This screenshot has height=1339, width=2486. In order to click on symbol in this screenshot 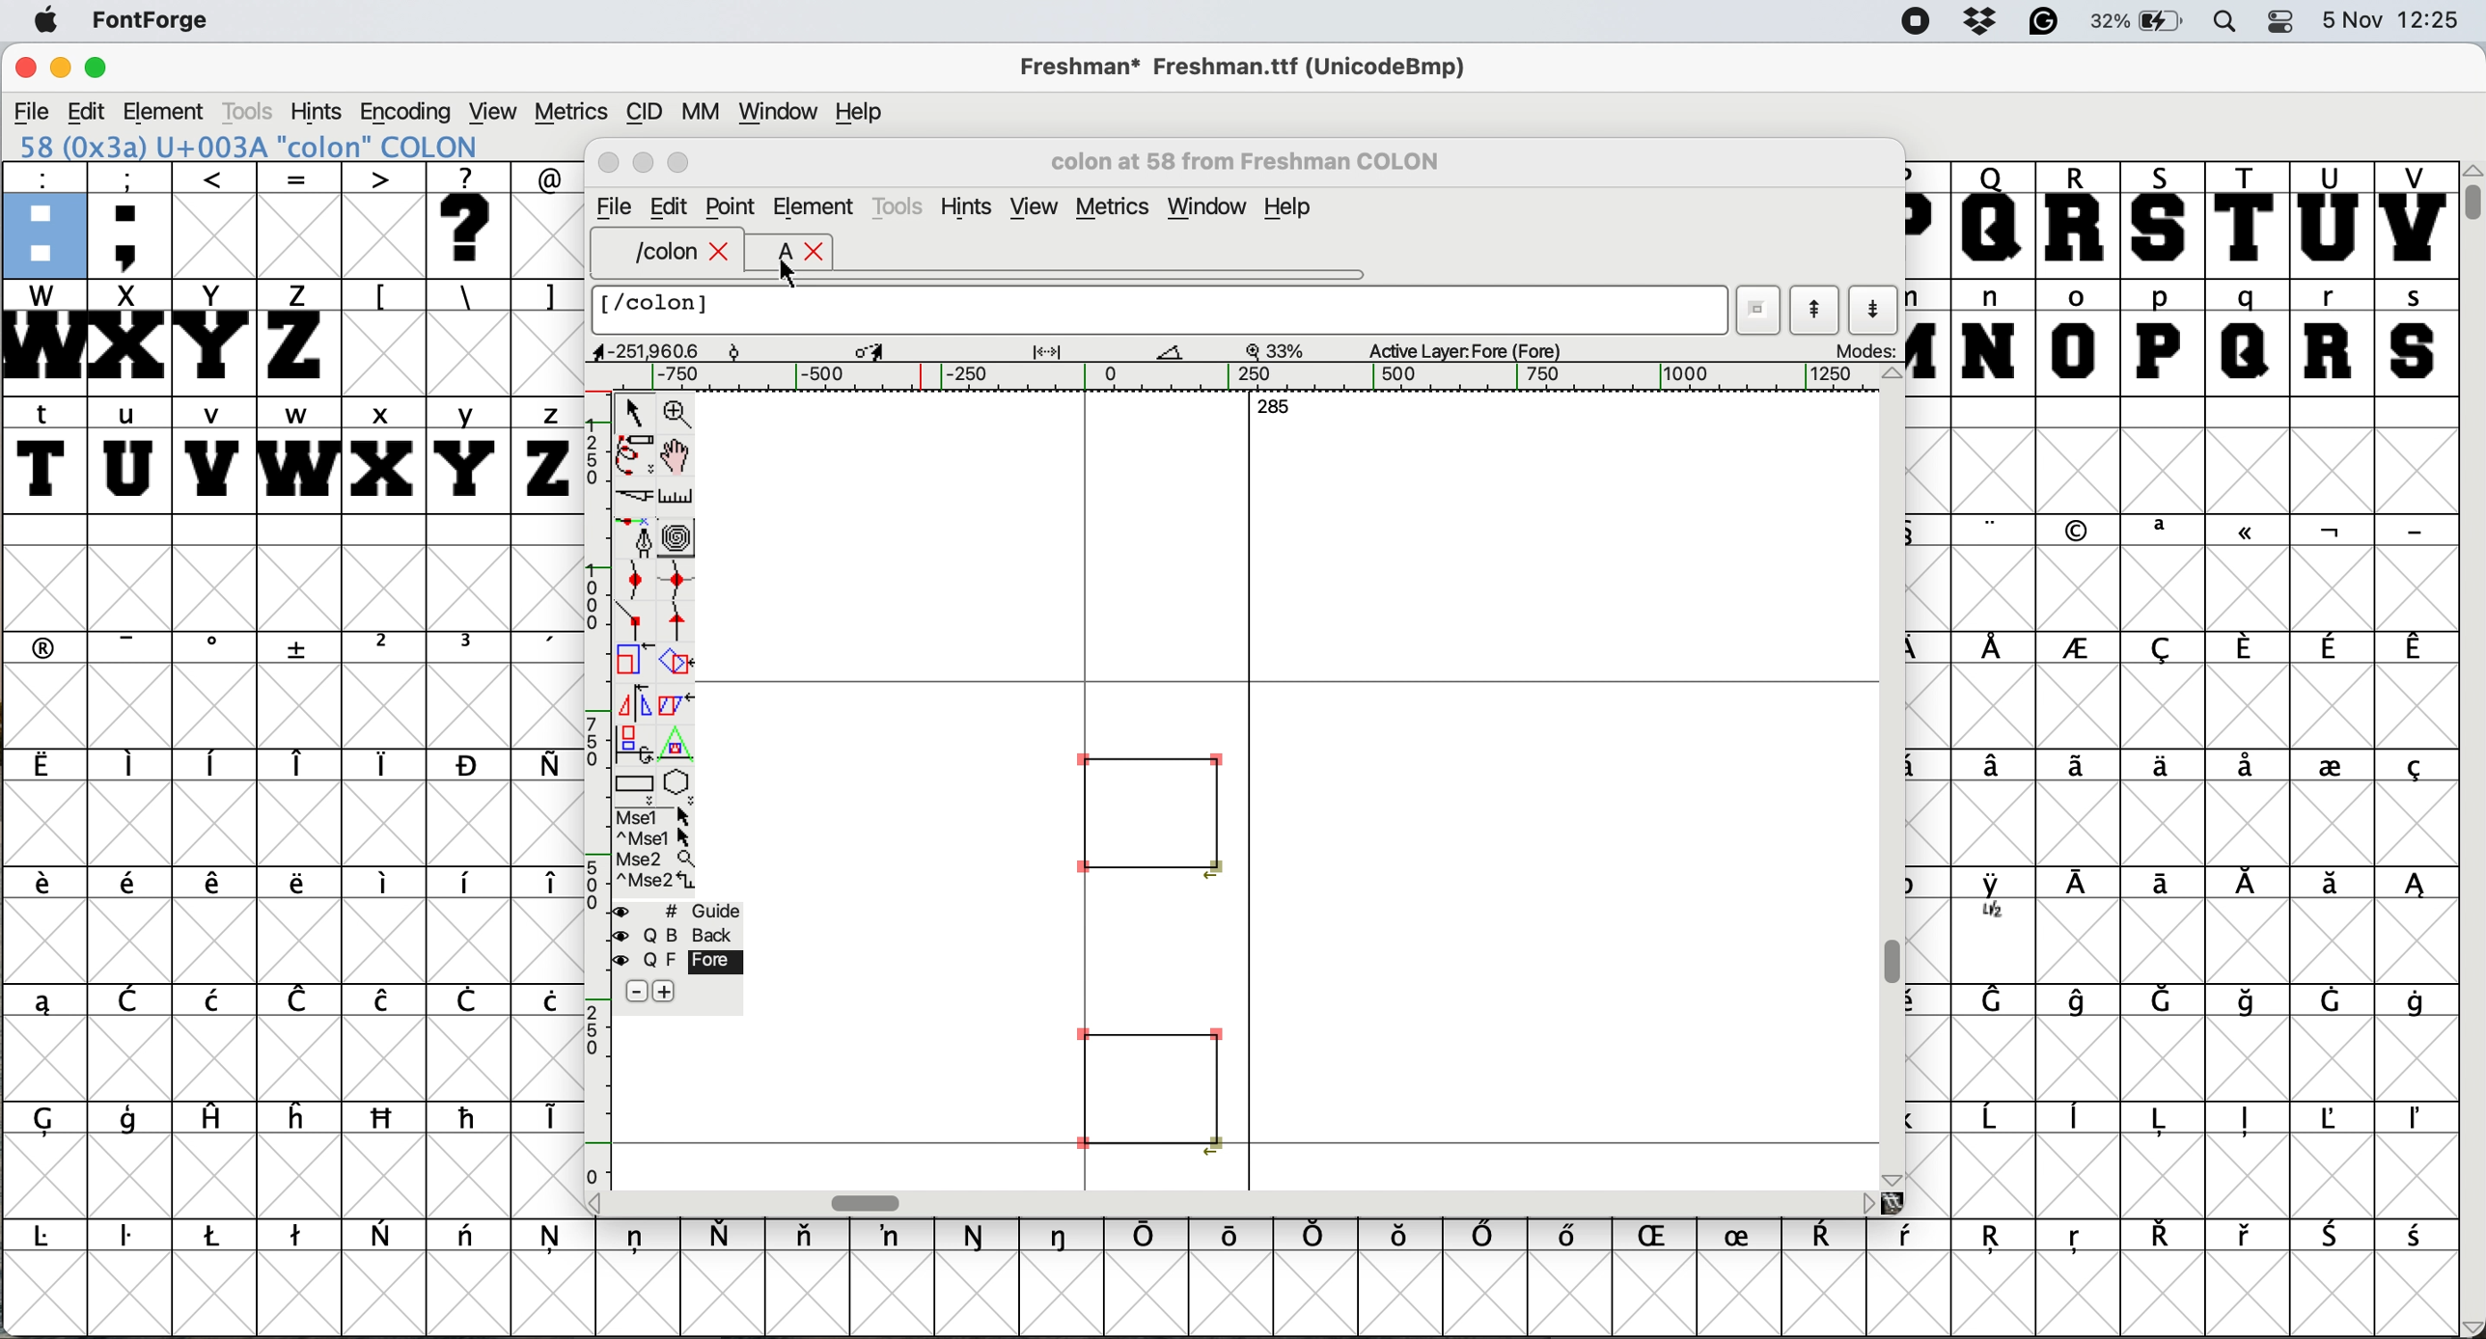, I will do `click(216, 998)`.